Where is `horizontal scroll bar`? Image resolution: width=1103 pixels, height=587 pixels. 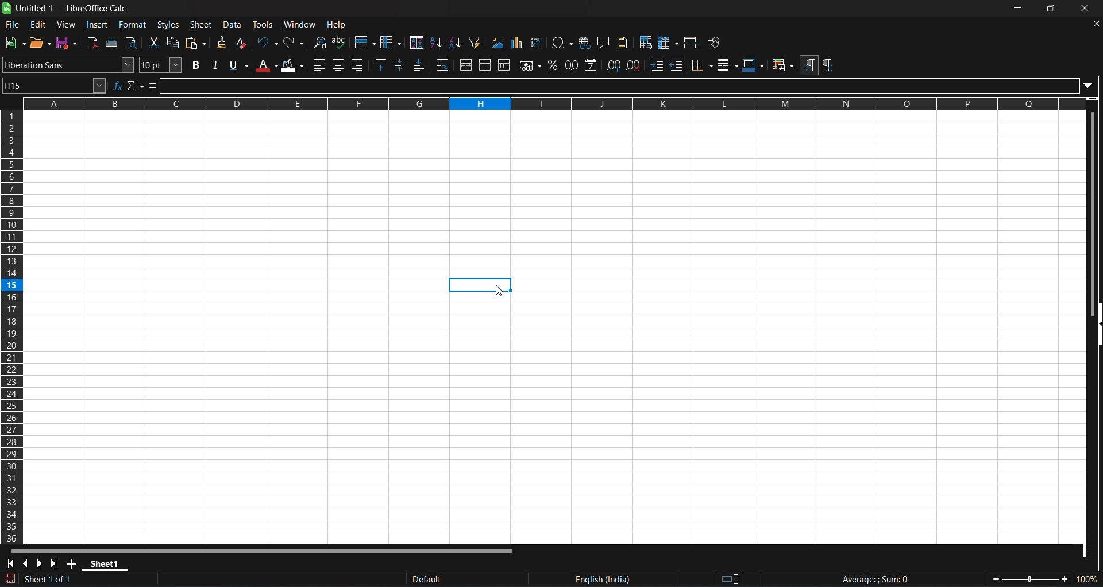 horizontal scroll bar is located at coordinates (263, 550).